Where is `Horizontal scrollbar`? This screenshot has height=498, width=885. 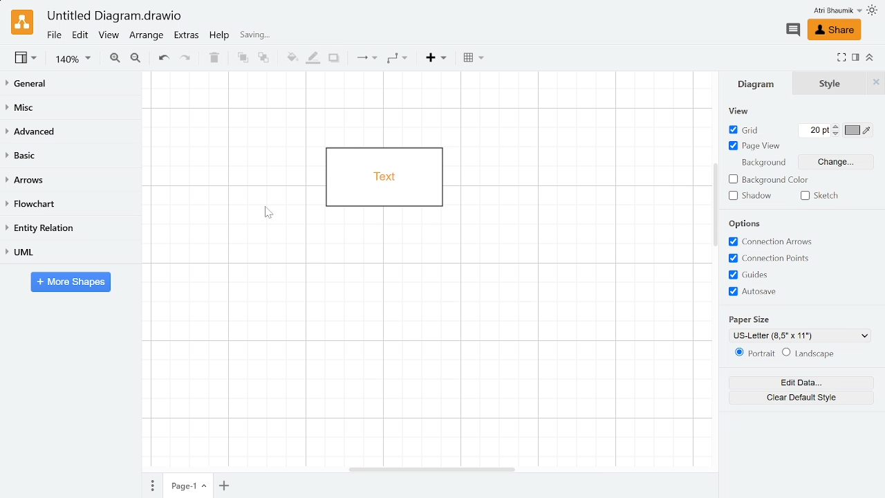 Horizontal scrollbar is located at coordinates (433, 468).